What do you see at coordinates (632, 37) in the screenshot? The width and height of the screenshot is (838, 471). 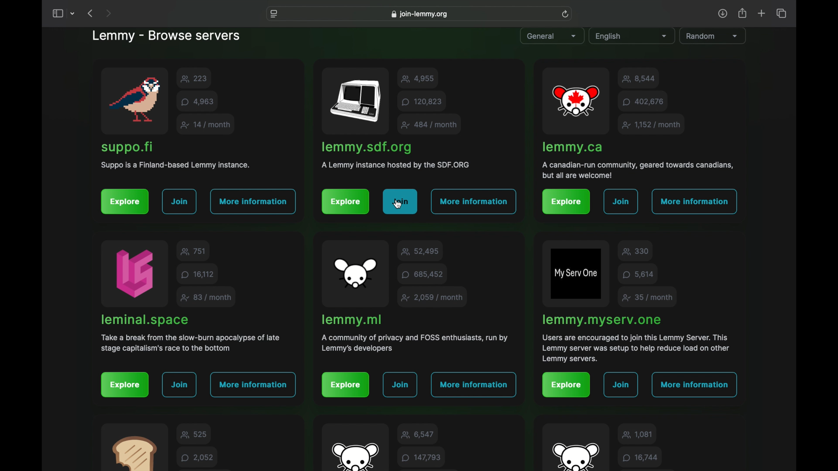 I see `english` at bounding box center [632, 37].